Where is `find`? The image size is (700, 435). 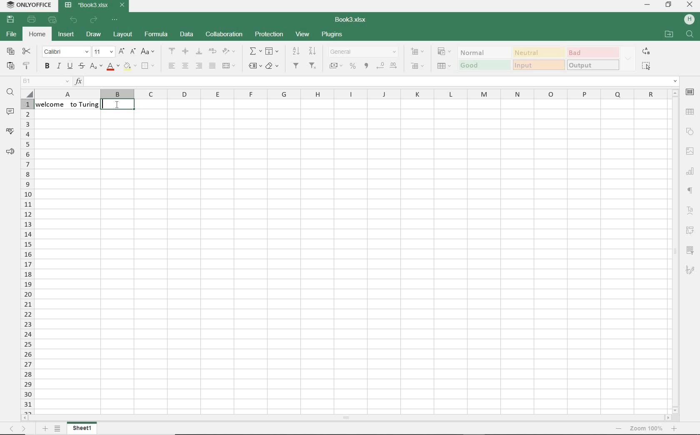 find is located at coordinates (11, 93).